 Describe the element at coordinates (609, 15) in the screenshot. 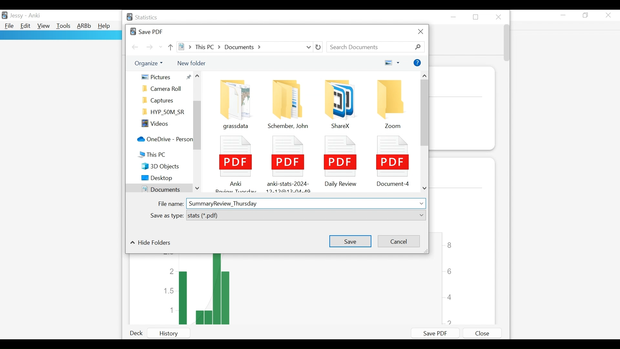

I see `Close` at that location.